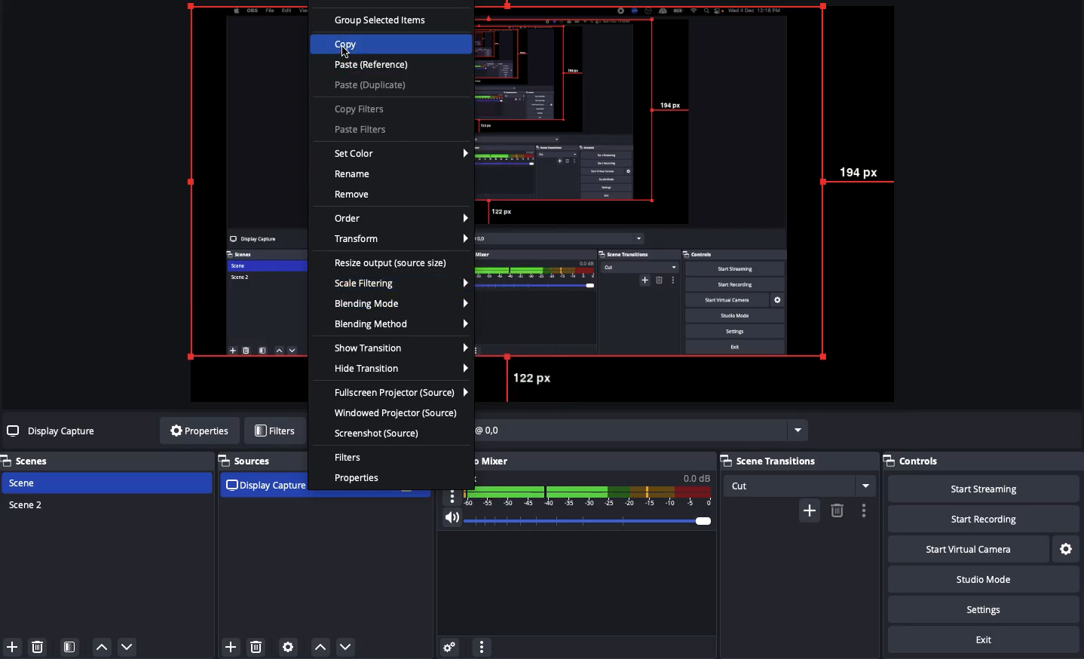 The height and width of the screenshot is (659, 1084). What do you see at coordinates (227, 645) in the screenshot?
I see `add` at bounding box center [227, 645].